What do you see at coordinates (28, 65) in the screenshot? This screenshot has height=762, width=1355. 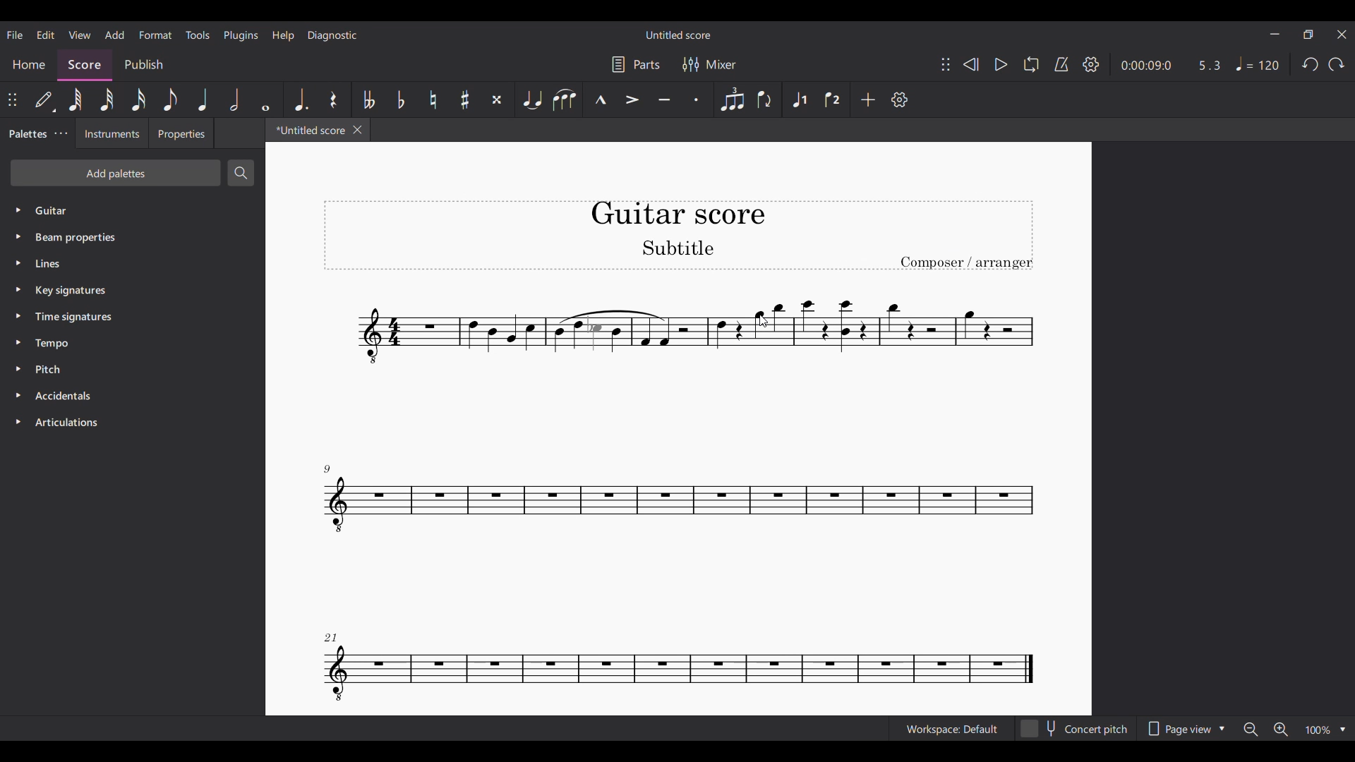 I see `Home` at bounding box center [28, 65].